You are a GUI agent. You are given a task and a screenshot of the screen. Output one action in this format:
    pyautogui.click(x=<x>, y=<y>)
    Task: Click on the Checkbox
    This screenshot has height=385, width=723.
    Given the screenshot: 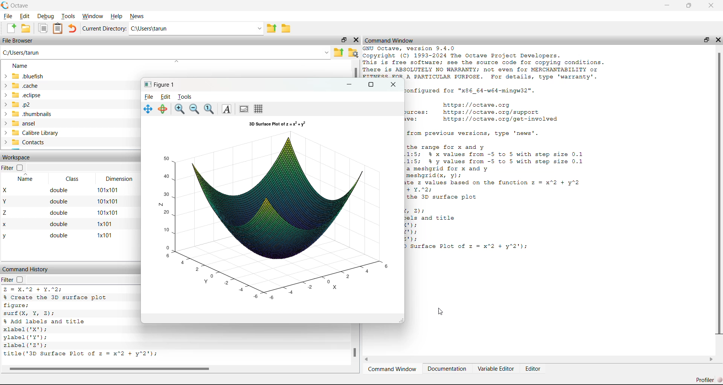 What is the action you would take?
    pyautogui.click(x=20, y=167)
    